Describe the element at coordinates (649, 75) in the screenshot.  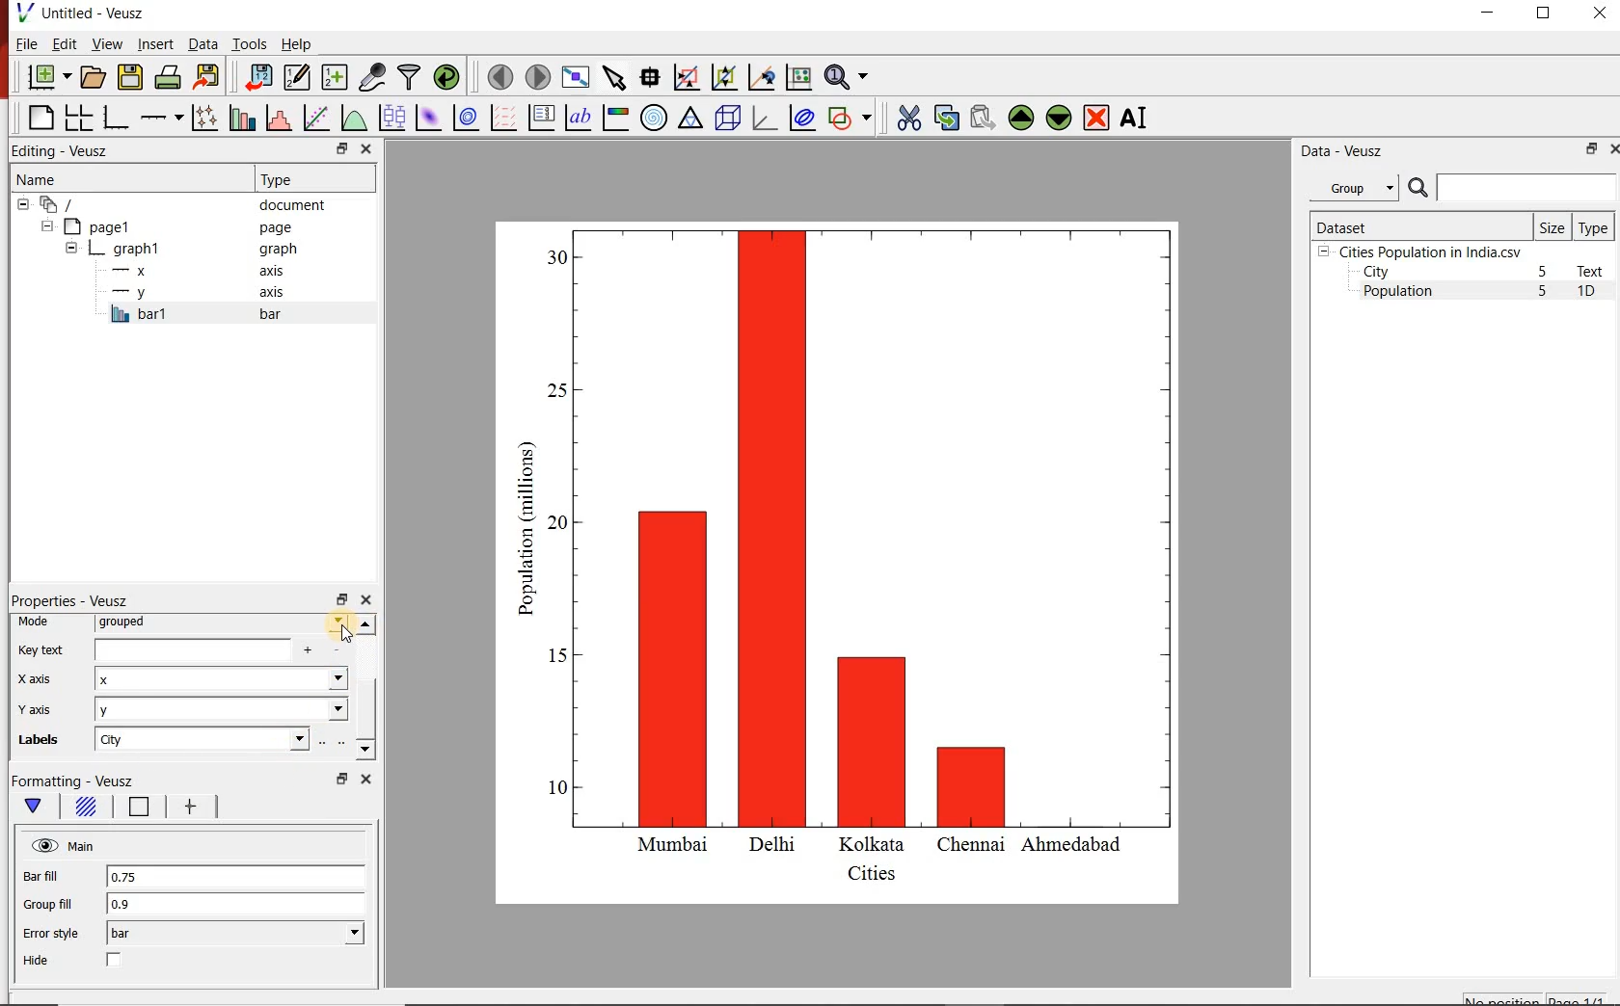
I see `read data points on the graph` at that location.